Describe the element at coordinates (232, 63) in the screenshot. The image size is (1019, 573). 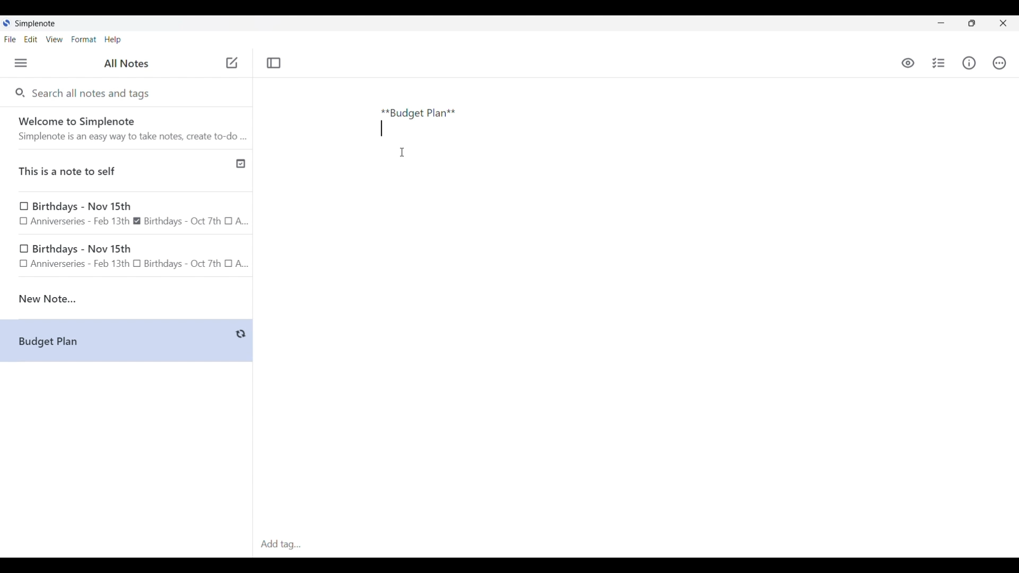
I see `Click to add new note` at that location.